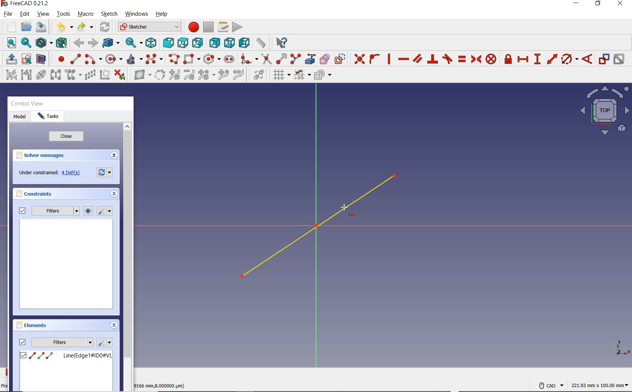  What do you see at coordinates (31, 325) in the screenshot?
I see `ELEMENTS` at bounding box center [31, 325].